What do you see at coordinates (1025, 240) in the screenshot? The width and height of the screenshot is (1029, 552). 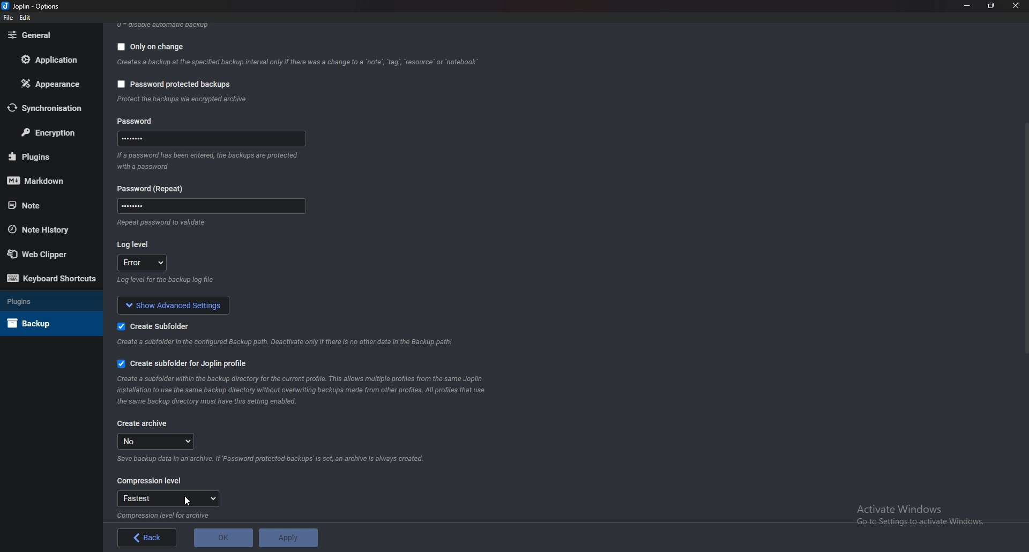 I see `scroll bar` at bounding box center [1025, 240].